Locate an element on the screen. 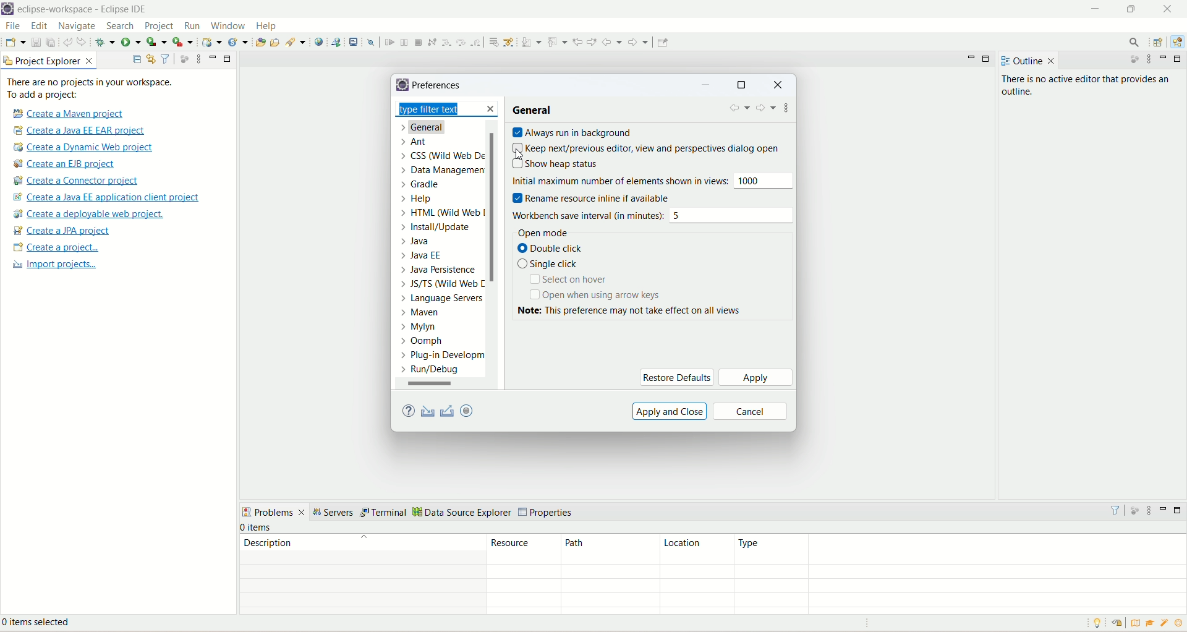 The image size is (1187, 632). filters is located at coordinates (1115, 510).